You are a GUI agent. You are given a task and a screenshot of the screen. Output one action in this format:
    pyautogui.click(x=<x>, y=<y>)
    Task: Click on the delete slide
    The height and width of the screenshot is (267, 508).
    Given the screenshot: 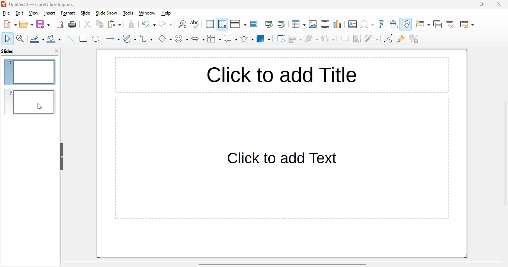 What is the action you would take?
    pyautogui.click(x=450, y=25)
    